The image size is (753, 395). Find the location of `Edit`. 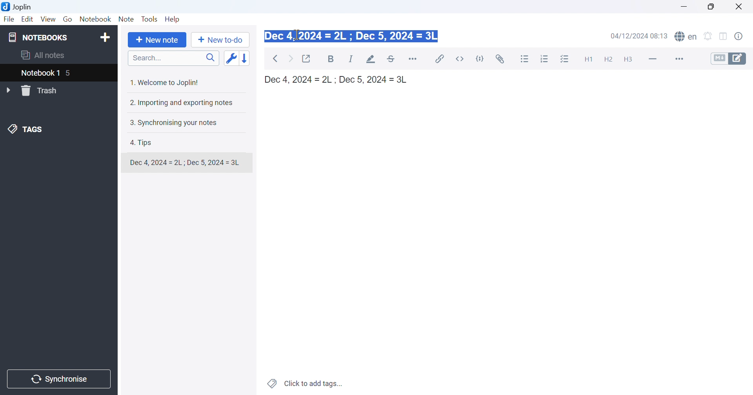

Edit is located at coordinates (28, 20).